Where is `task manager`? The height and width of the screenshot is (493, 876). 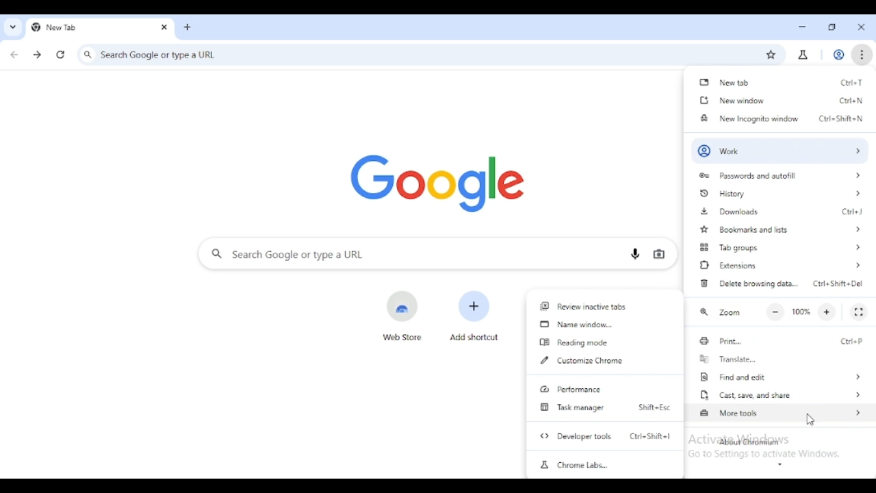
task manager is located at coordinates (571, 407).